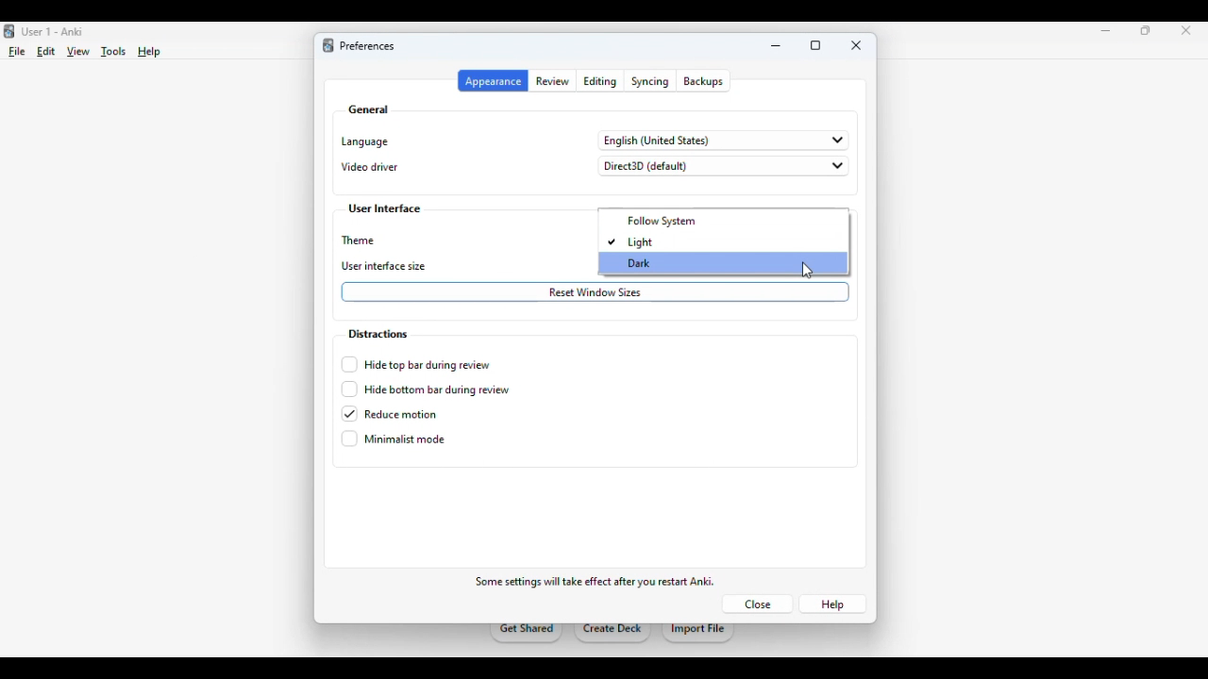 The height and width of the screenshot is (679, 1208). I want to click on tools, so click(115, 52).